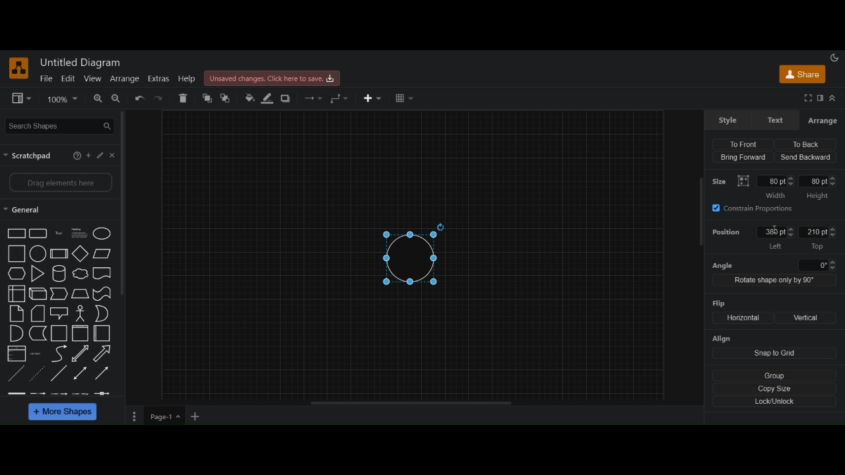  Describe the element at coordinates (776, 388) in the screenshot. I see `copy size` at that location.